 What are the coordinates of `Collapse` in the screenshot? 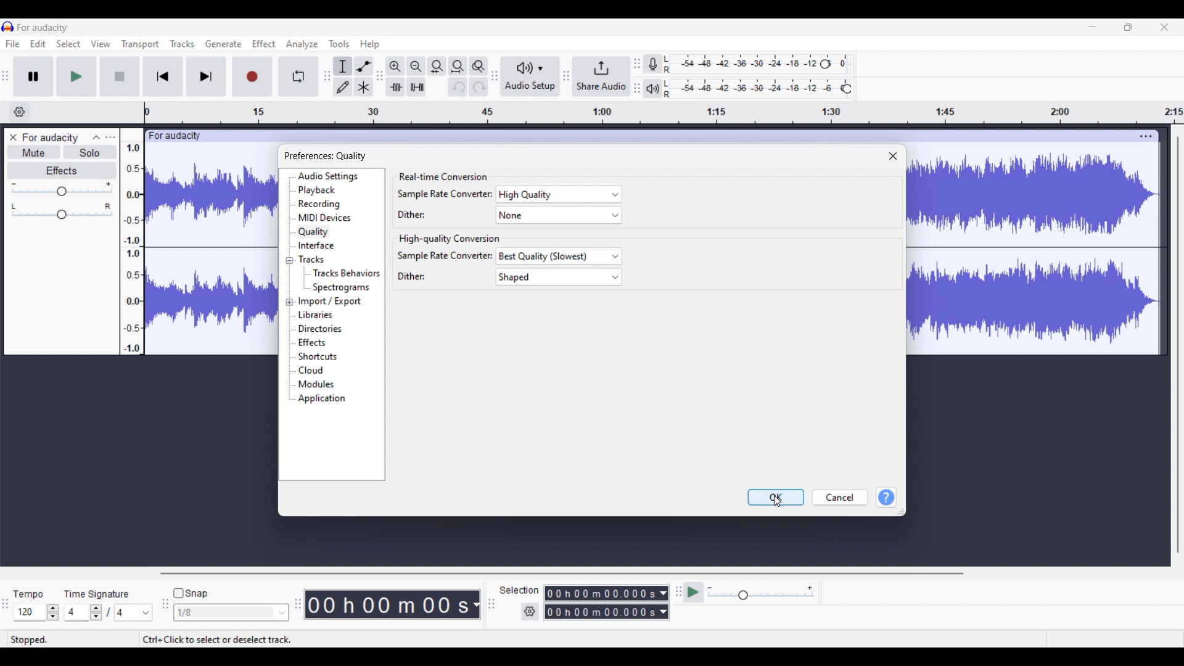 It's located at (96, 138).